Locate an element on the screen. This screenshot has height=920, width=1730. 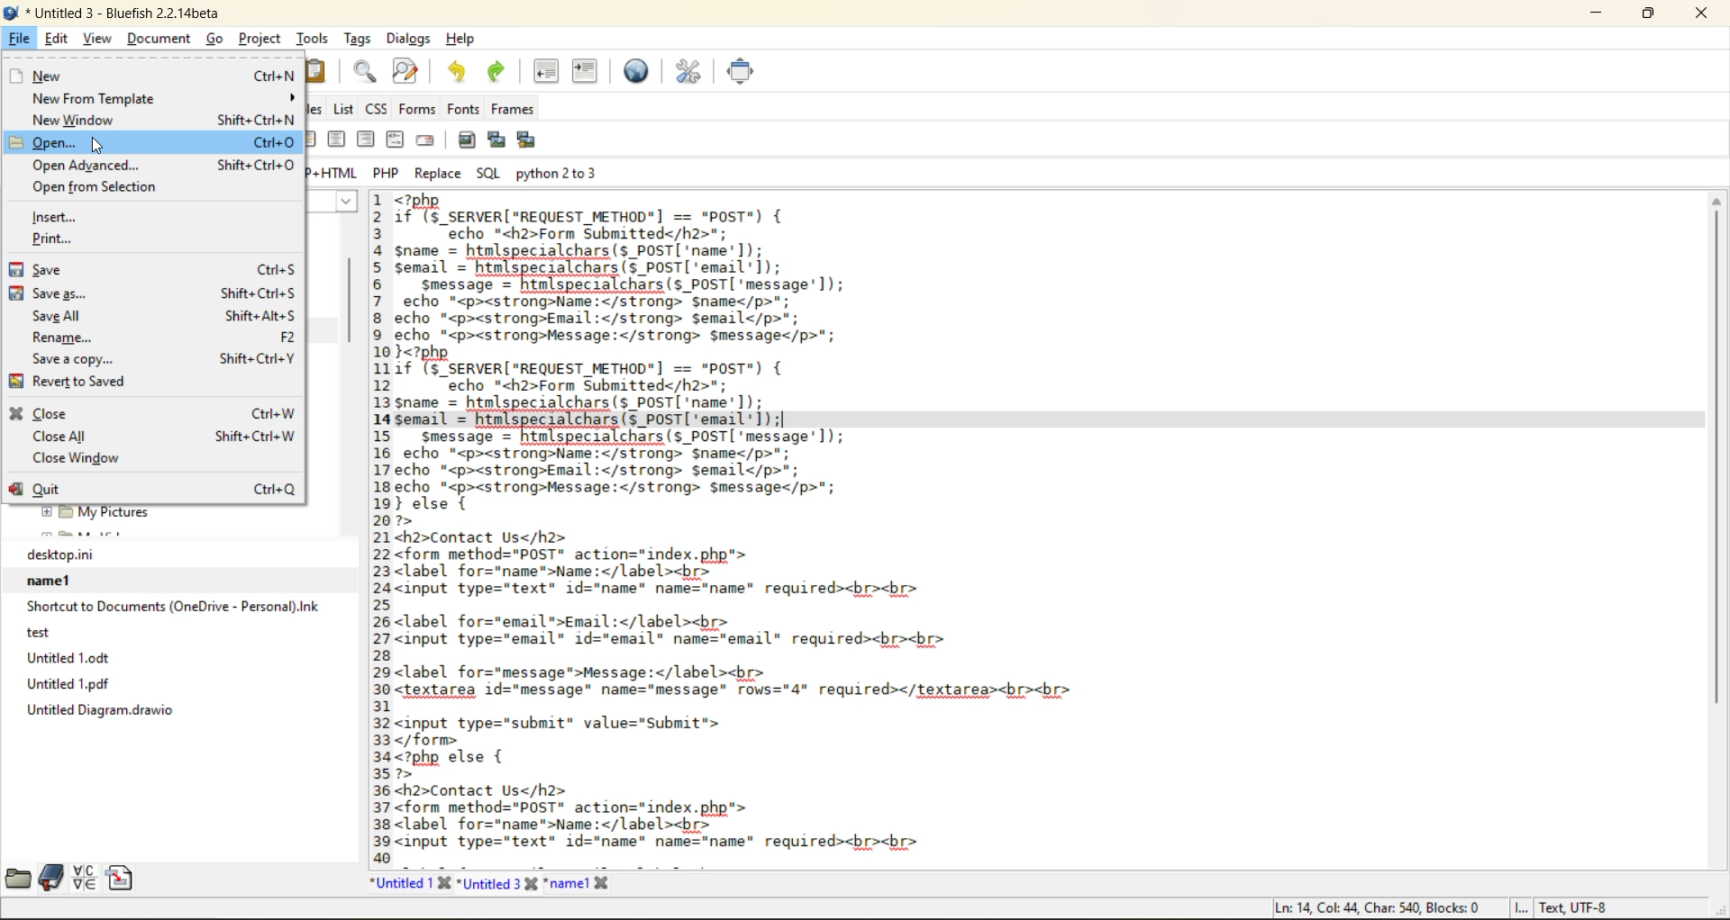
untitled 1 tab is located at coordinates (410, 882).